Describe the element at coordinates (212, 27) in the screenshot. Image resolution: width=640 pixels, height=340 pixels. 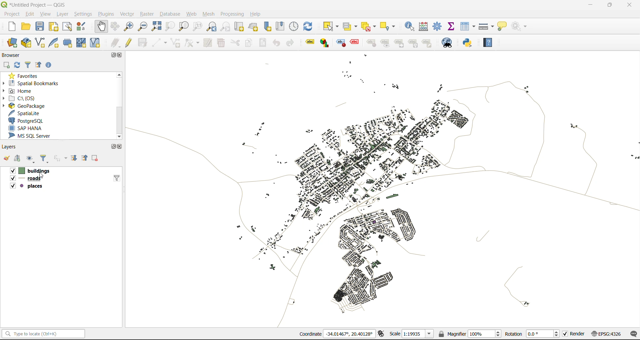
I see `zoom last` at that location.